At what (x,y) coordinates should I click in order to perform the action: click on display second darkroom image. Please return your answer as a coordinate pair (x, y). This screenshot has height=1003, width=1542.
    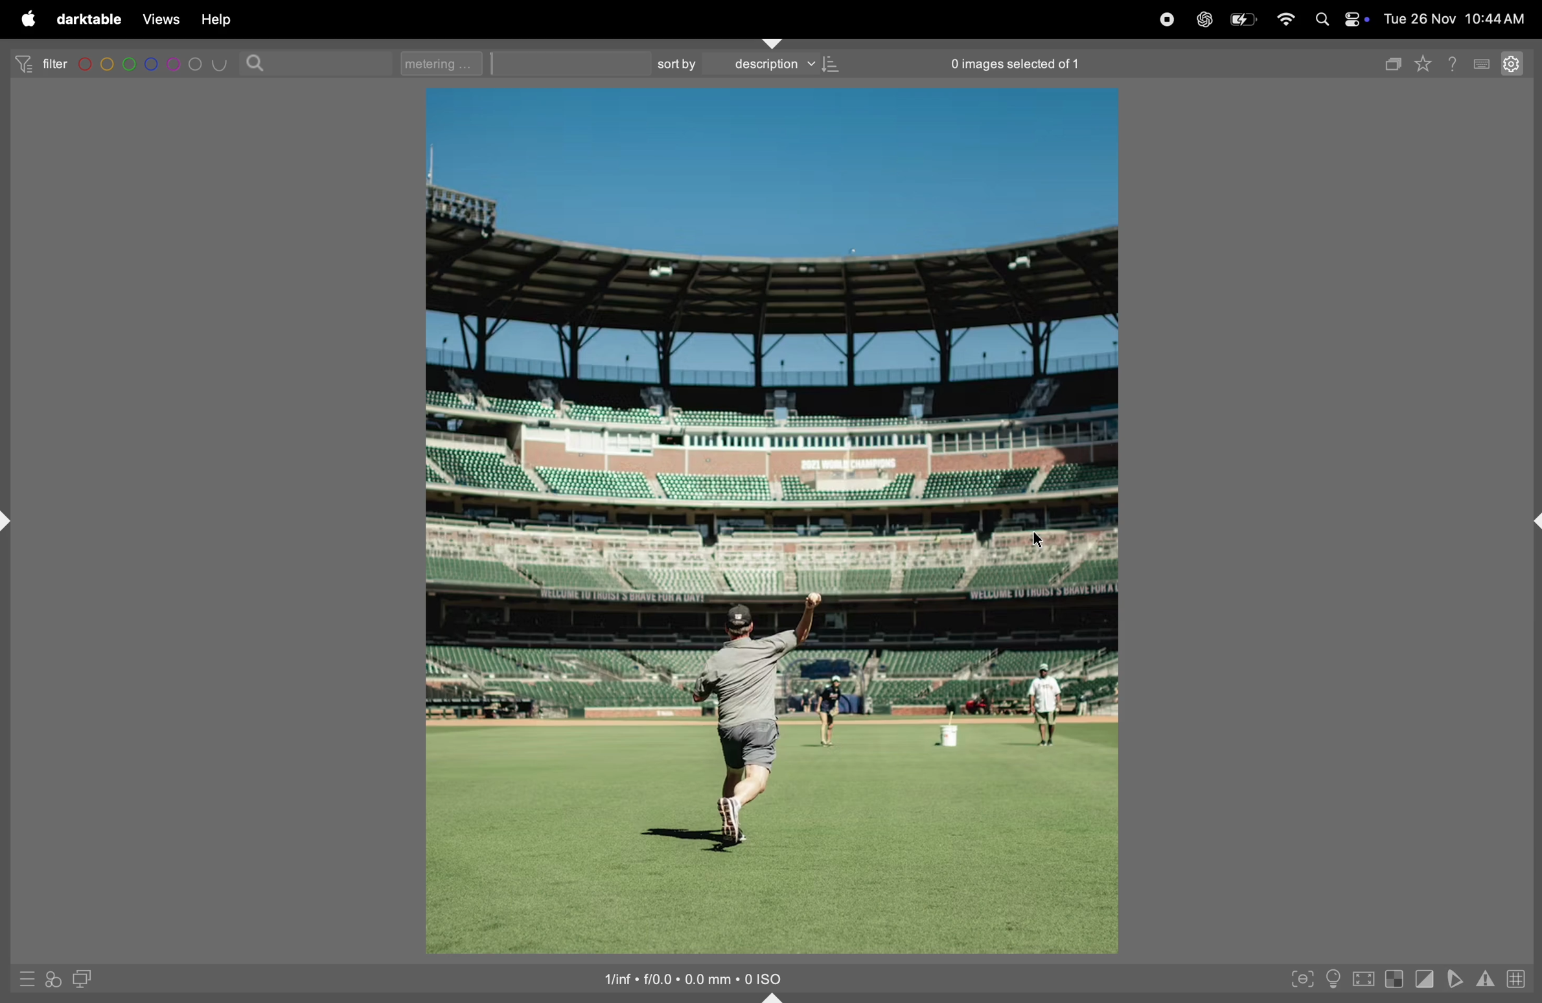
    Looking at the image, I should click on (86, 981).